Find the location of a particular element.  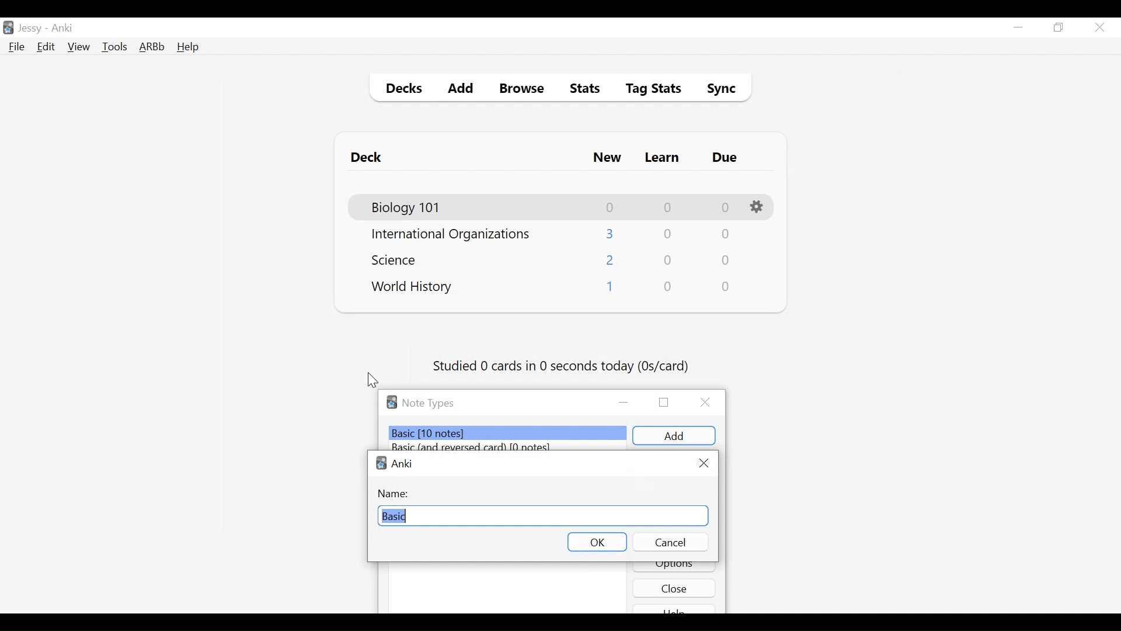

Note Types is located at coordinates (428, 403).